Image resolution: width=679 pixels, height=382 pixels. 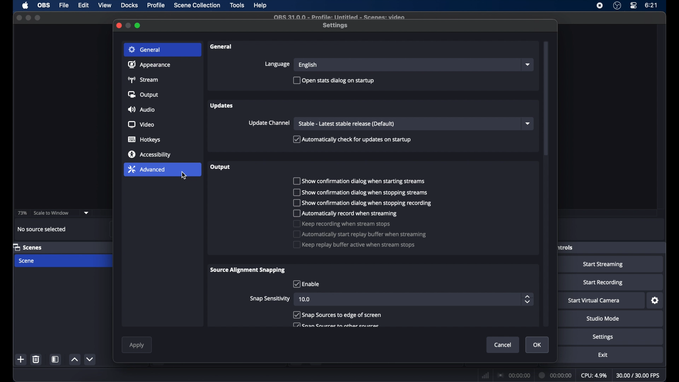 I want to click on start virtual camera, so click(x=594, y=301).